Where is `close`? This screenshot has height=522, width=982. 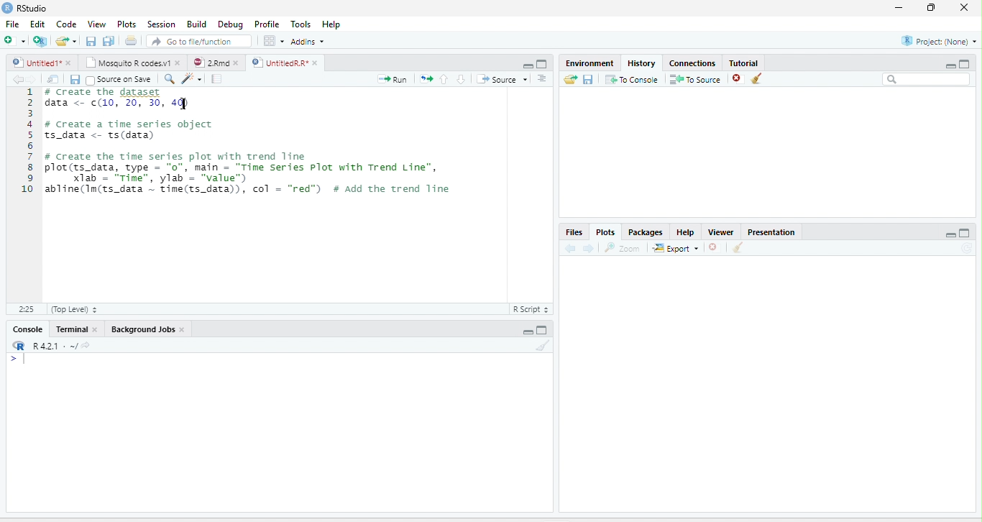
close is located at coordinates (178, 63).